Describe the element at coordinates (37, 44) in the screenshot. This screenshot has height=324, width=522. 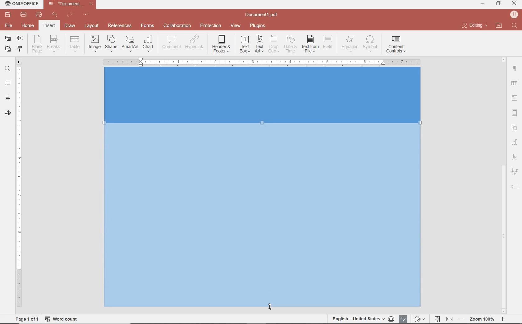
I see `INSERT BLANK PAGE` at that location.